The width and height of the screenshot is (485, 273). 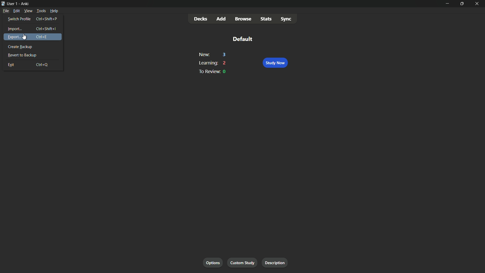 I want to click on help menu, so click(x=54, y=11).